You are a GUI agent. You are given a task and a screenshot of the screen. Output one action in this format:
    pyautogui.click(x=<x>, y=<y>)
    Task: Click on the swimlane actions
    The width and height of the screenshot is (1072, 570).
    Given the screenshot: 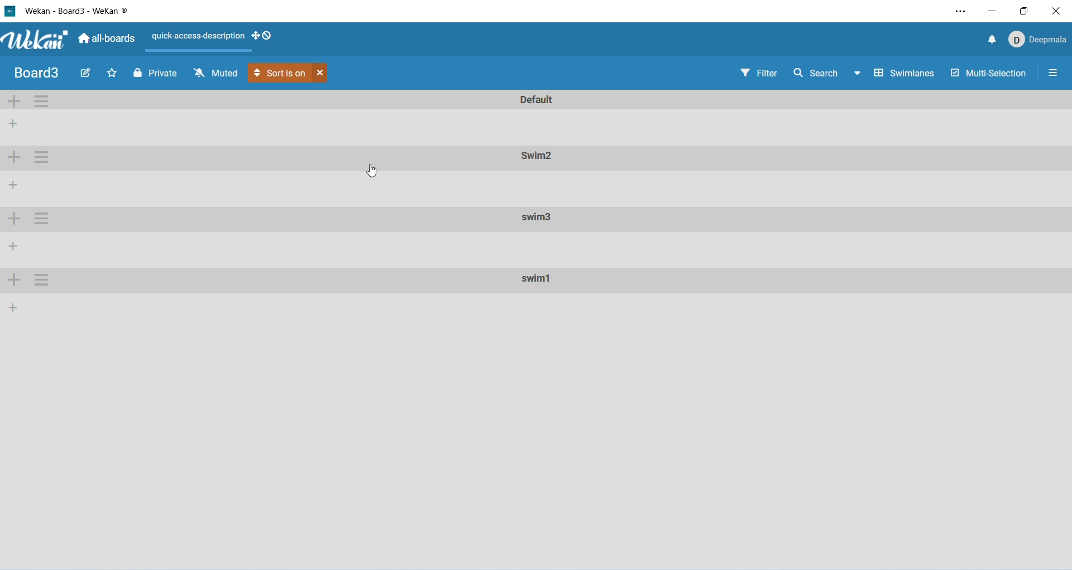 What is the action you would take?
    pyautogui.click(x=41, y=280)
    